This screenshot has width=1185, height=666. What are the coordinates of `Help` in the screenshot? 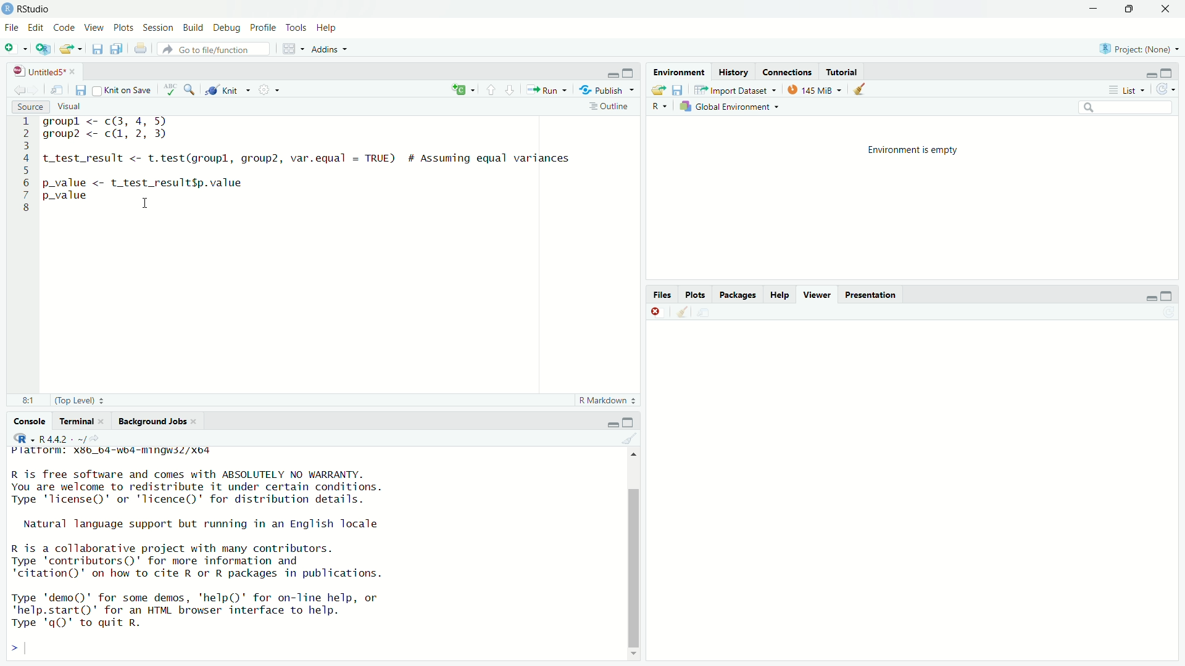 It's located at (328, 27).